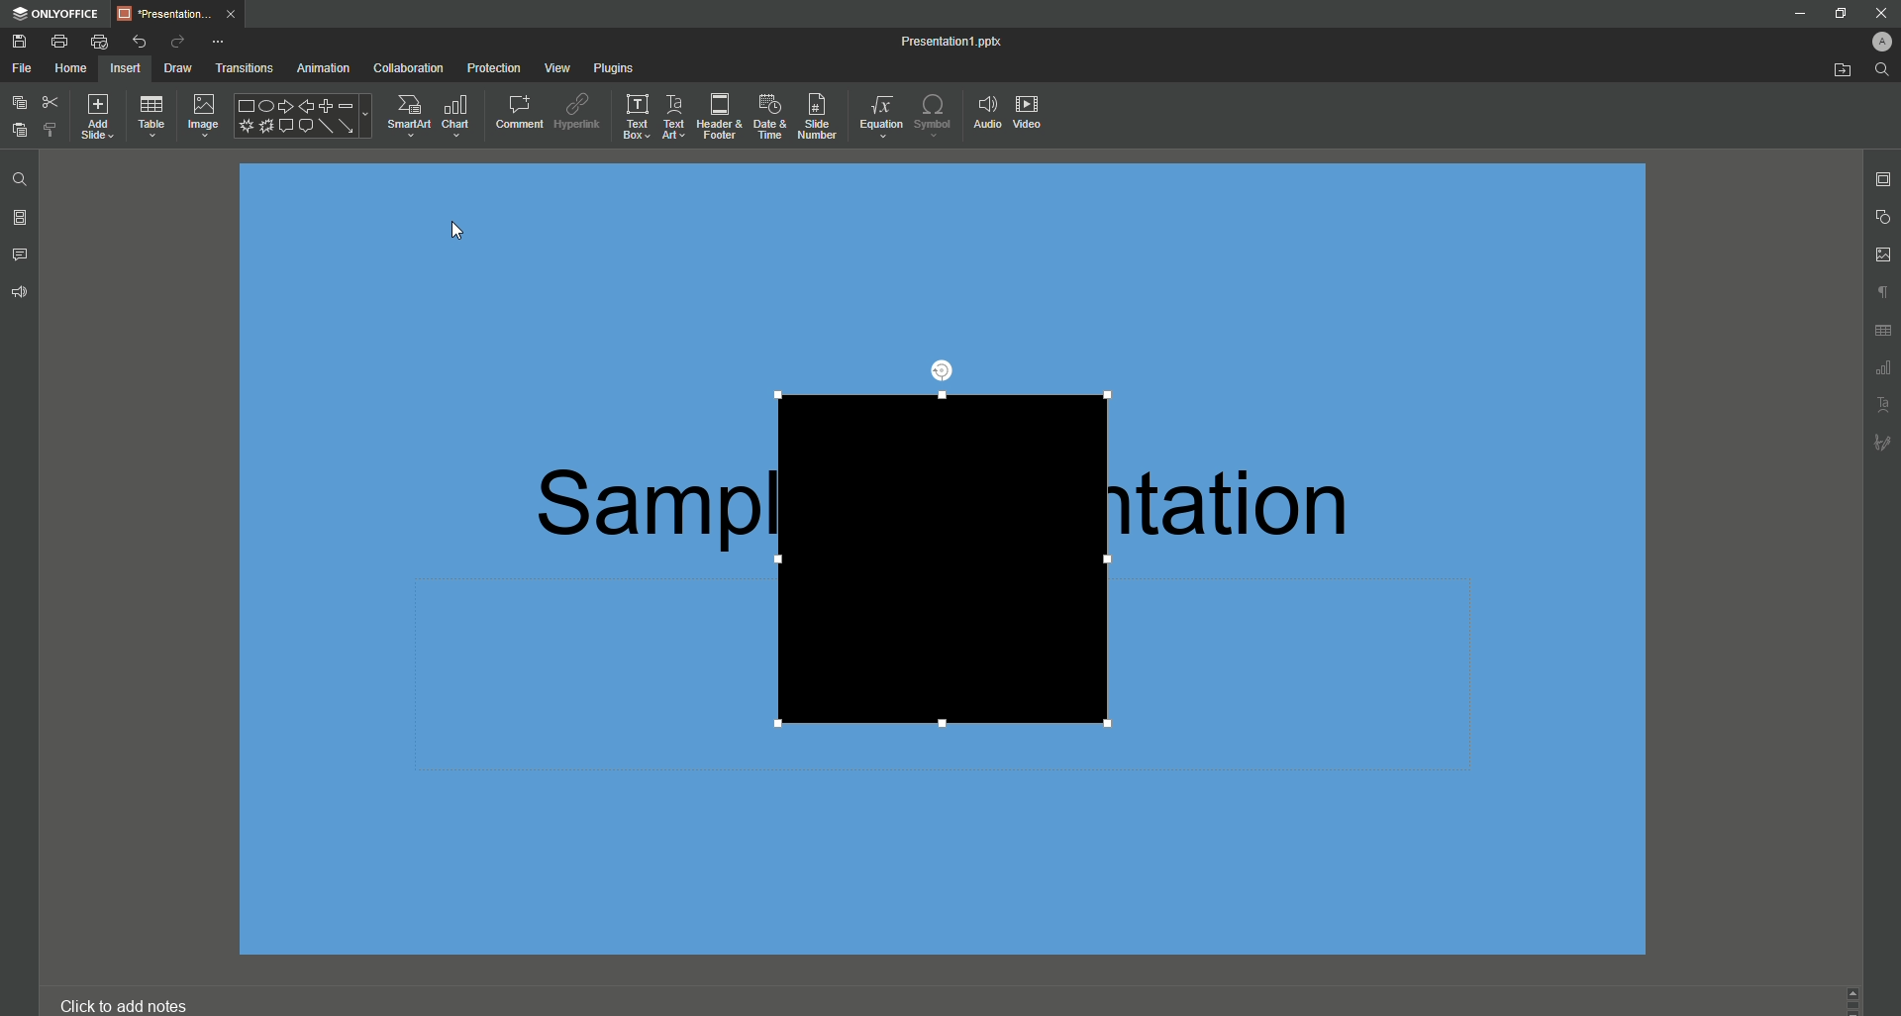  Describe the element at coordinates (550, 67) in the screenshot. I see `View` at that location.